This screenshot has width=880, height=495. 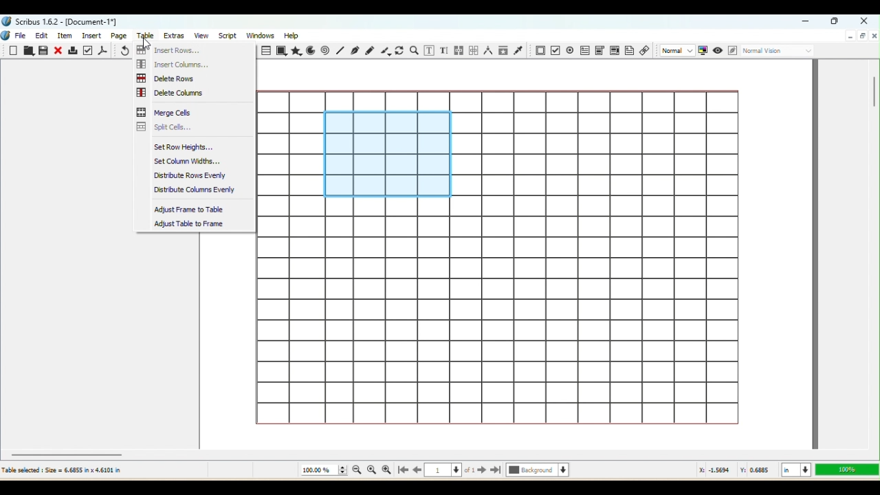 I want to click on Save as PDF, so click(x=104, y=50).